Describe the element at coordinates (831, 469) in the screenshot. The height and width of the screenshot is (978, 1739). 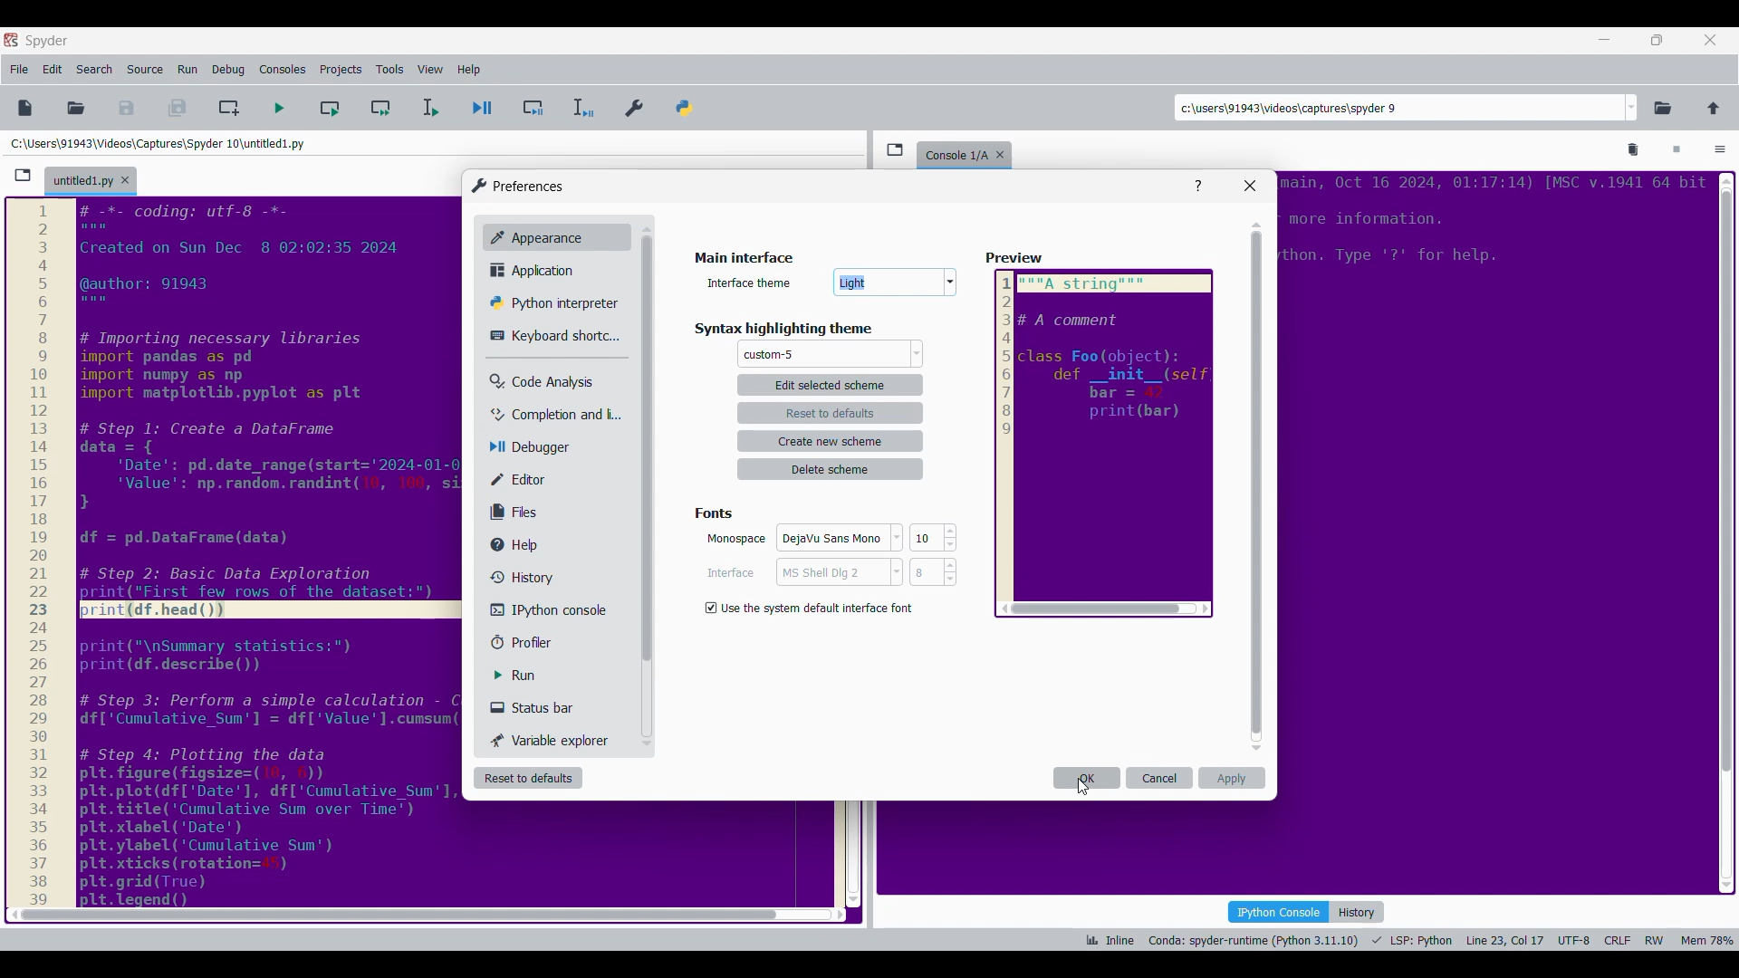
I see `delete scheme` at that location.